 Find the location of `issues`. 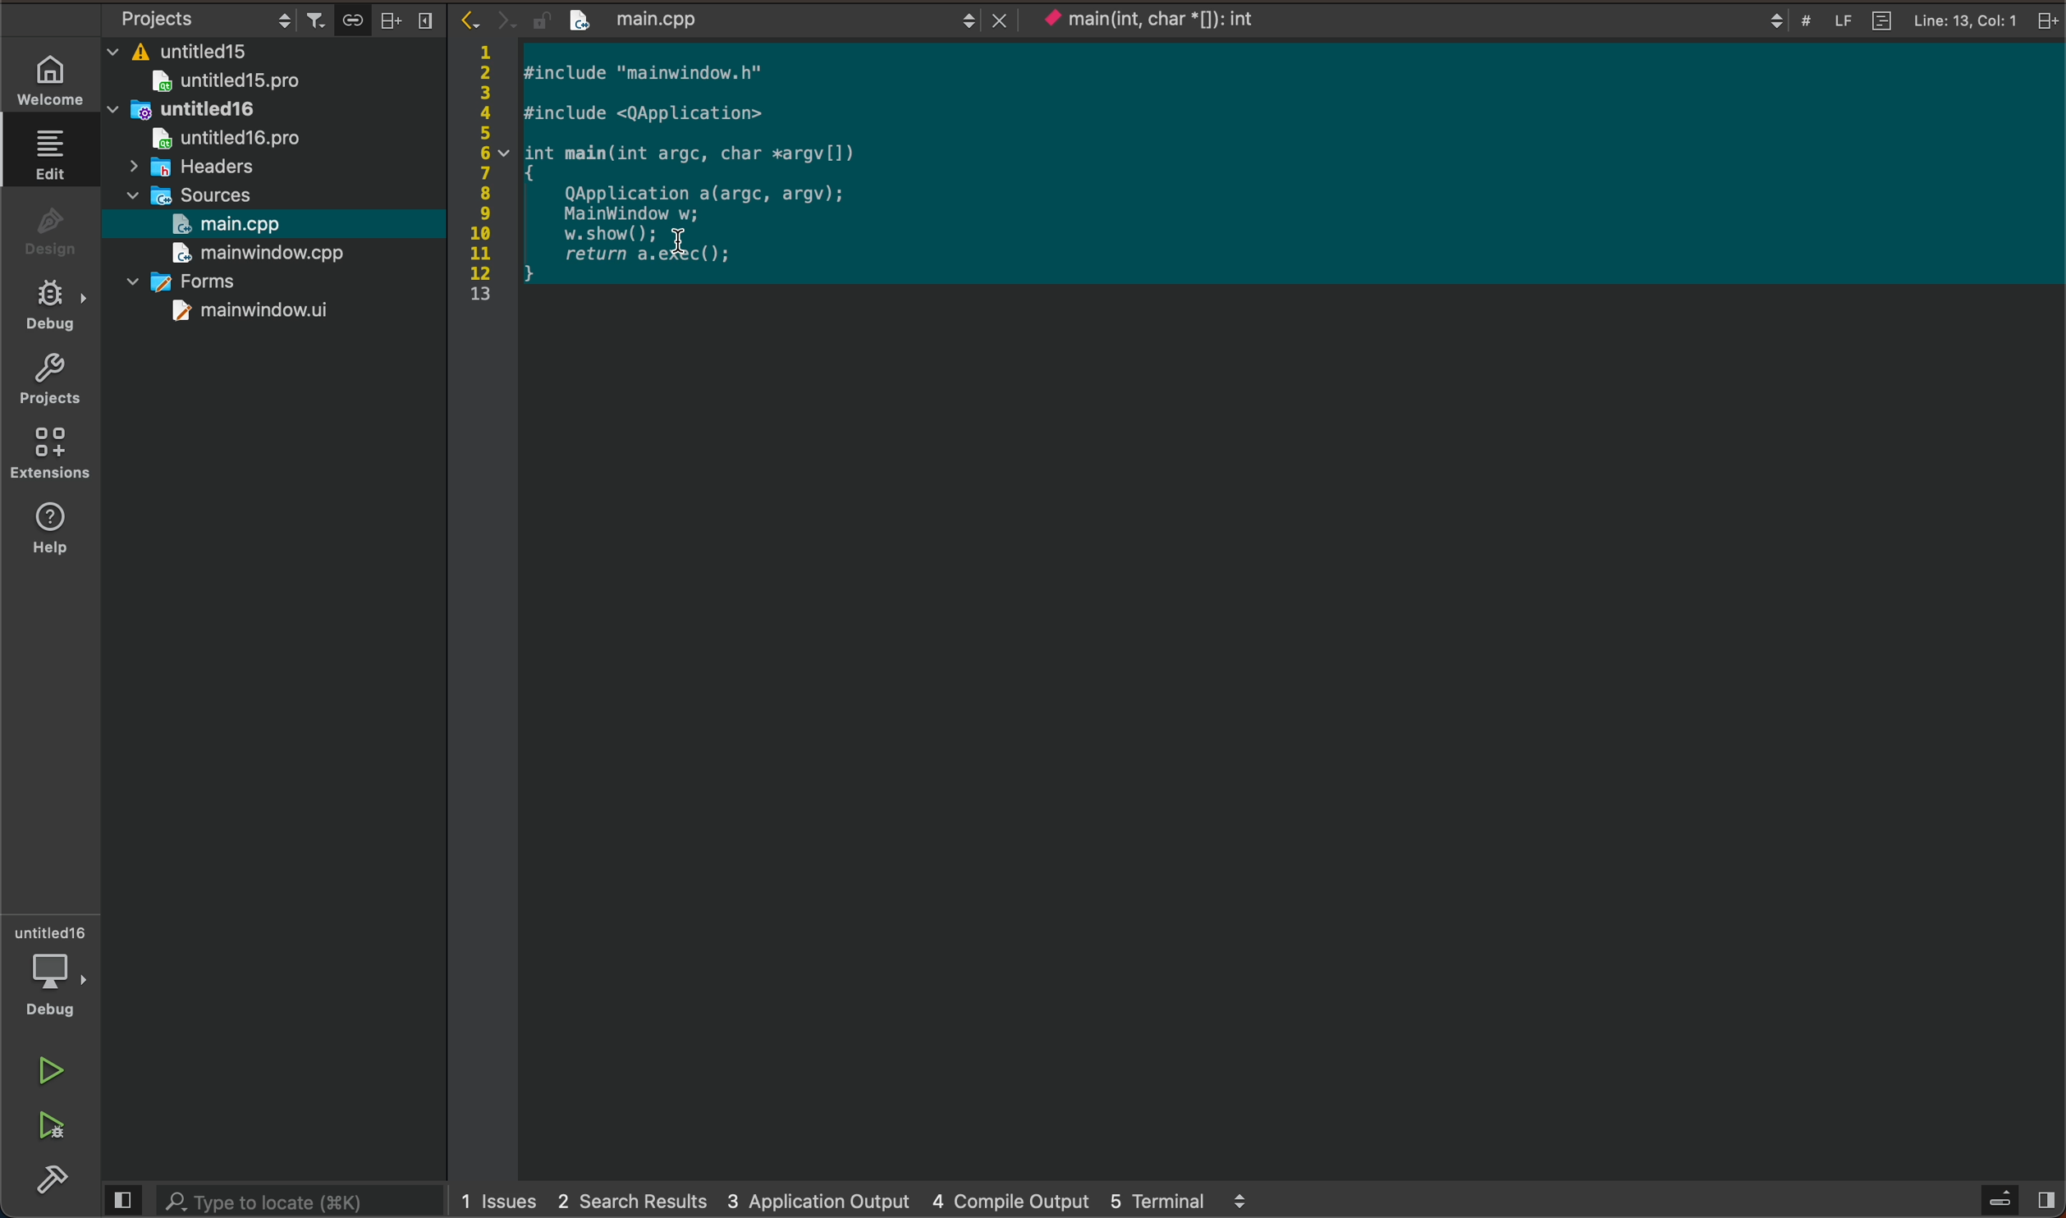

issues is located at coordinates (504, 1203).